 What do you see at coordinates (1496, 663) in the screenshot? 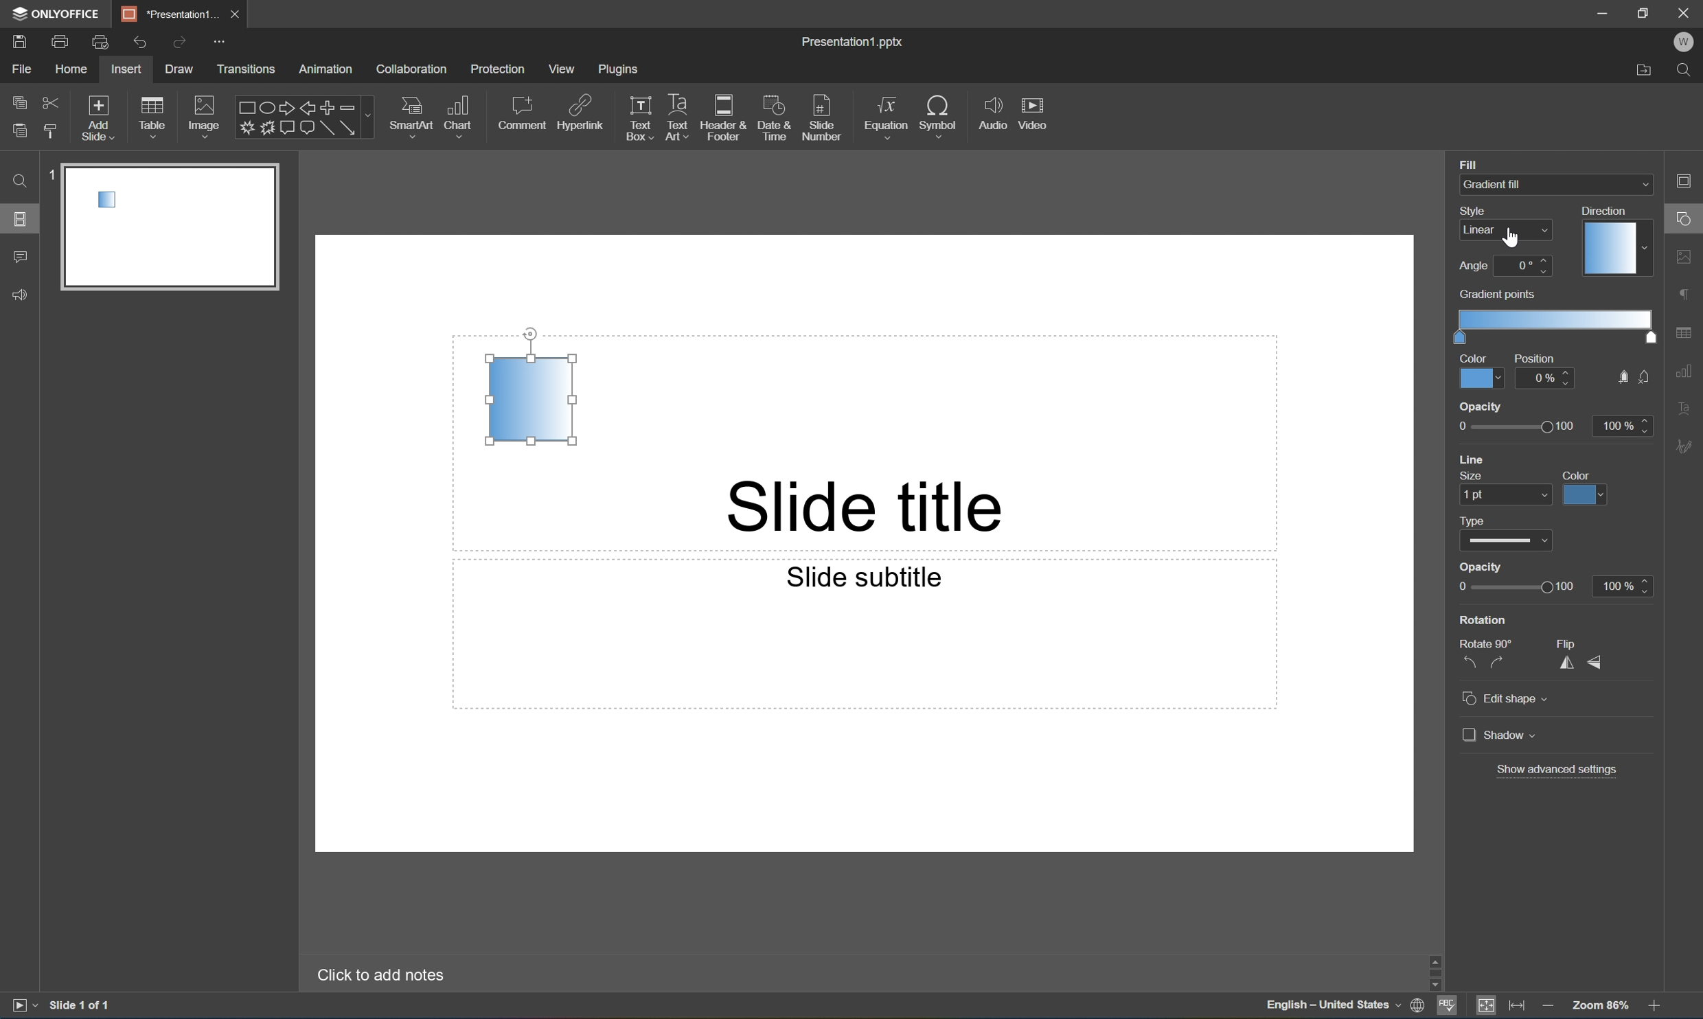
I see `Rotate 90° clockwise` at bounding box center [1496, 663].